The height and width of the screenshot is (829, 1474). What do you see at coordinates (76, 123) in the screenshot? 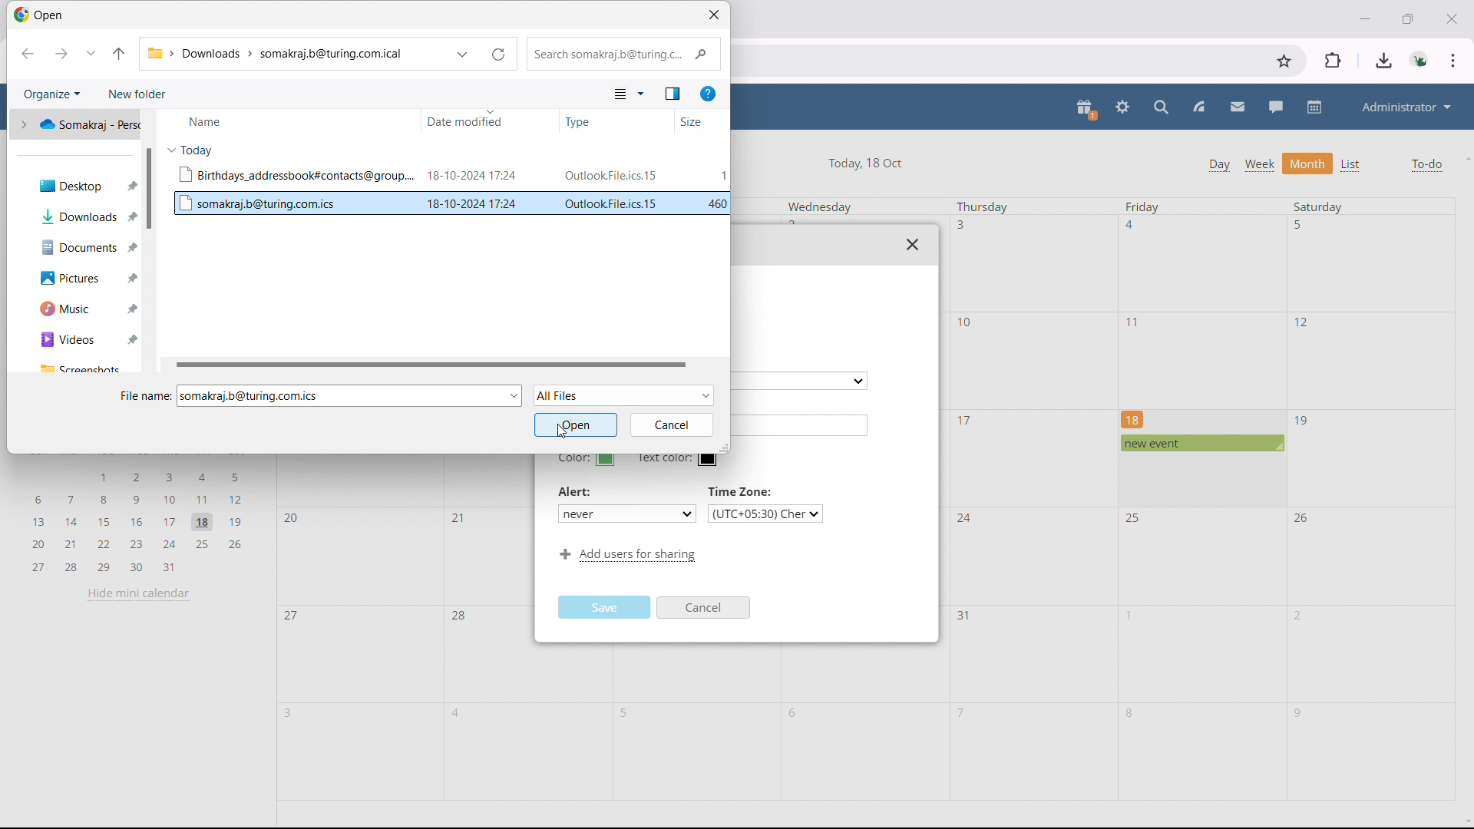
I see `> @ Somakraj - Pers` at bounding box center [76, 123].